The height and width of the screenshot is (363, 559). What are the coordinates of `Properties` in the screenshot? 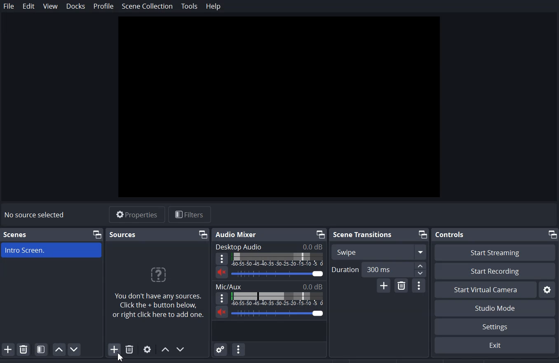 It's located at (136, 214).